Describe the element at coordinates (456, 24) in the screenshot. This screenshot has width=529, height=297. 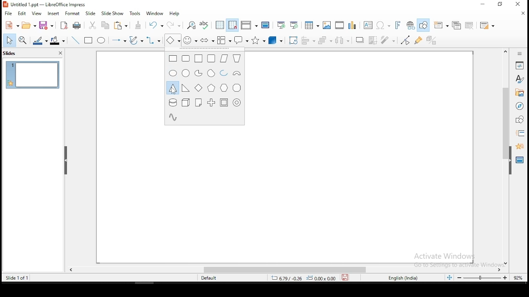
I see `duplicate slide` at that location.